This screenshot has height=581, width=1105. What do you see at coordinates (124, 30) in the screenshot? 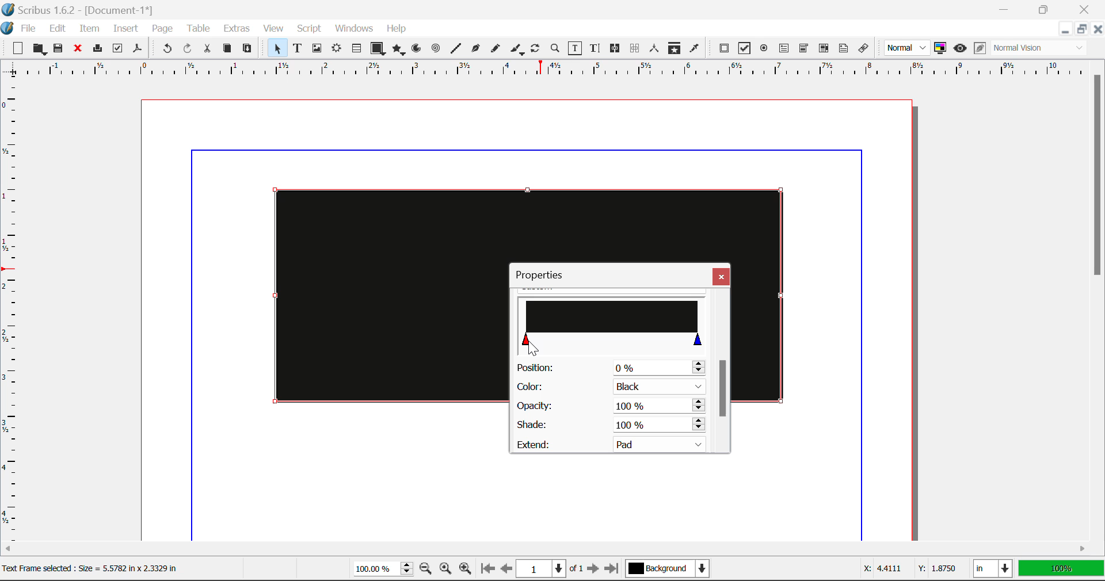
I see `Insert` at bounding box center [124, 30].